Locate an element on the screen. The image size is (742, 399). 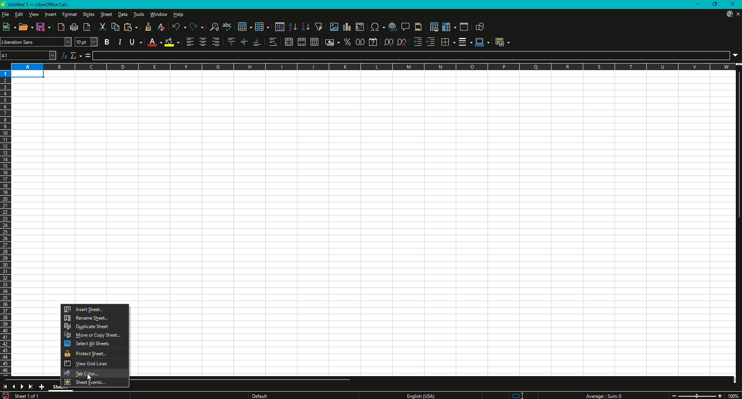
Function Wizard is located at coordinates (64, 55).